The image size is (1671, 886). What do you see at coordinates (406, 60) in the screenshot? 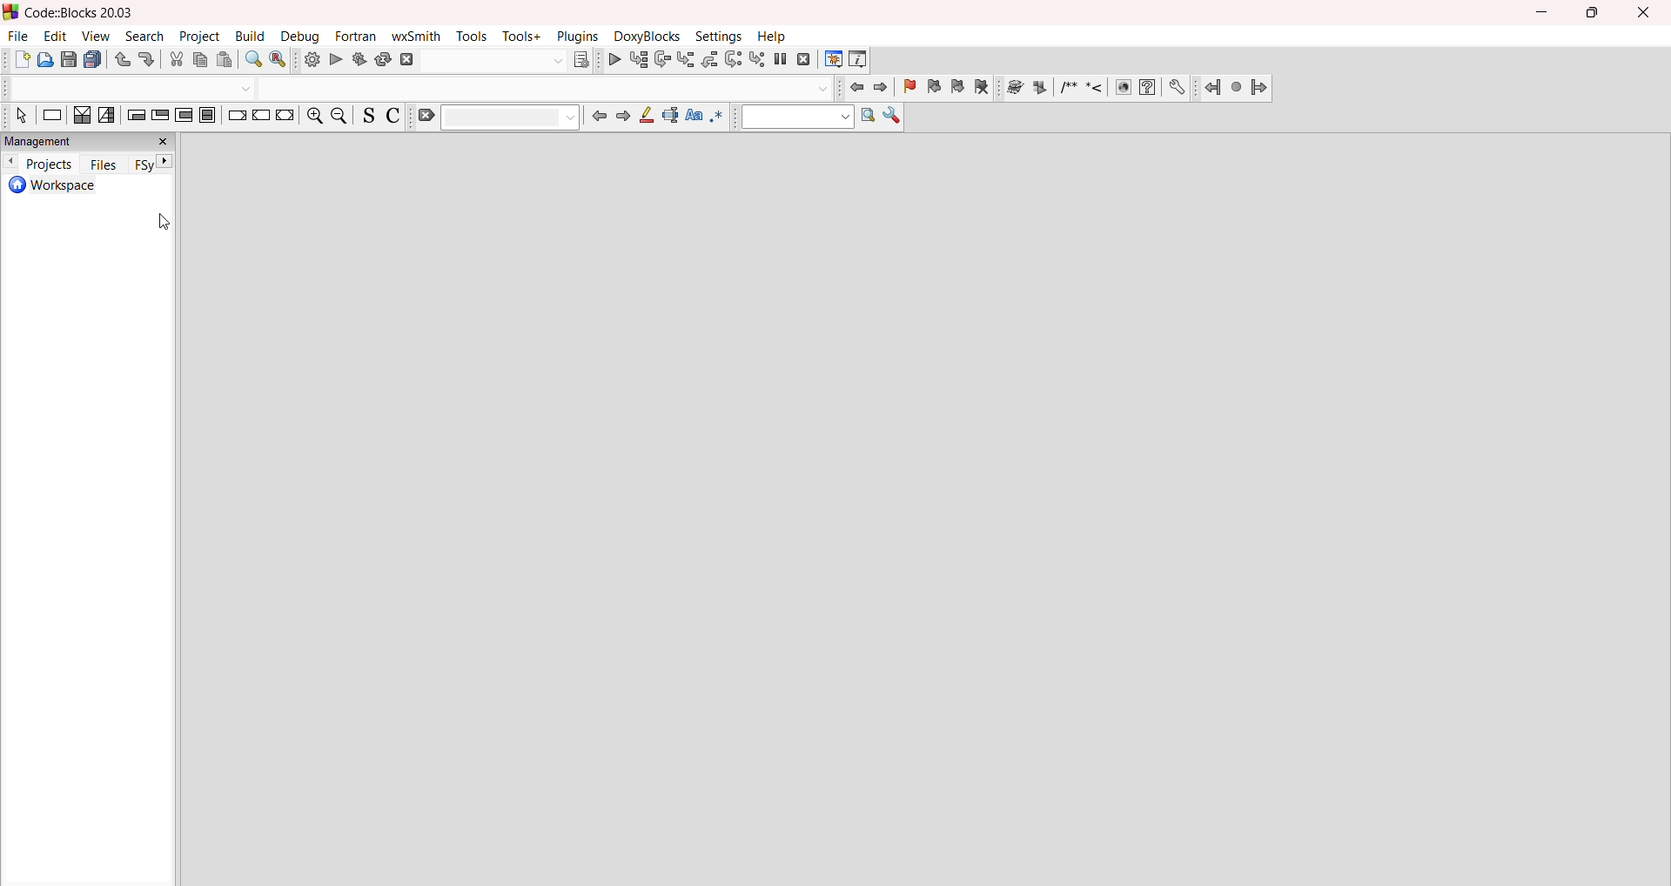
I see `abort` at bounding box center [406, 60].